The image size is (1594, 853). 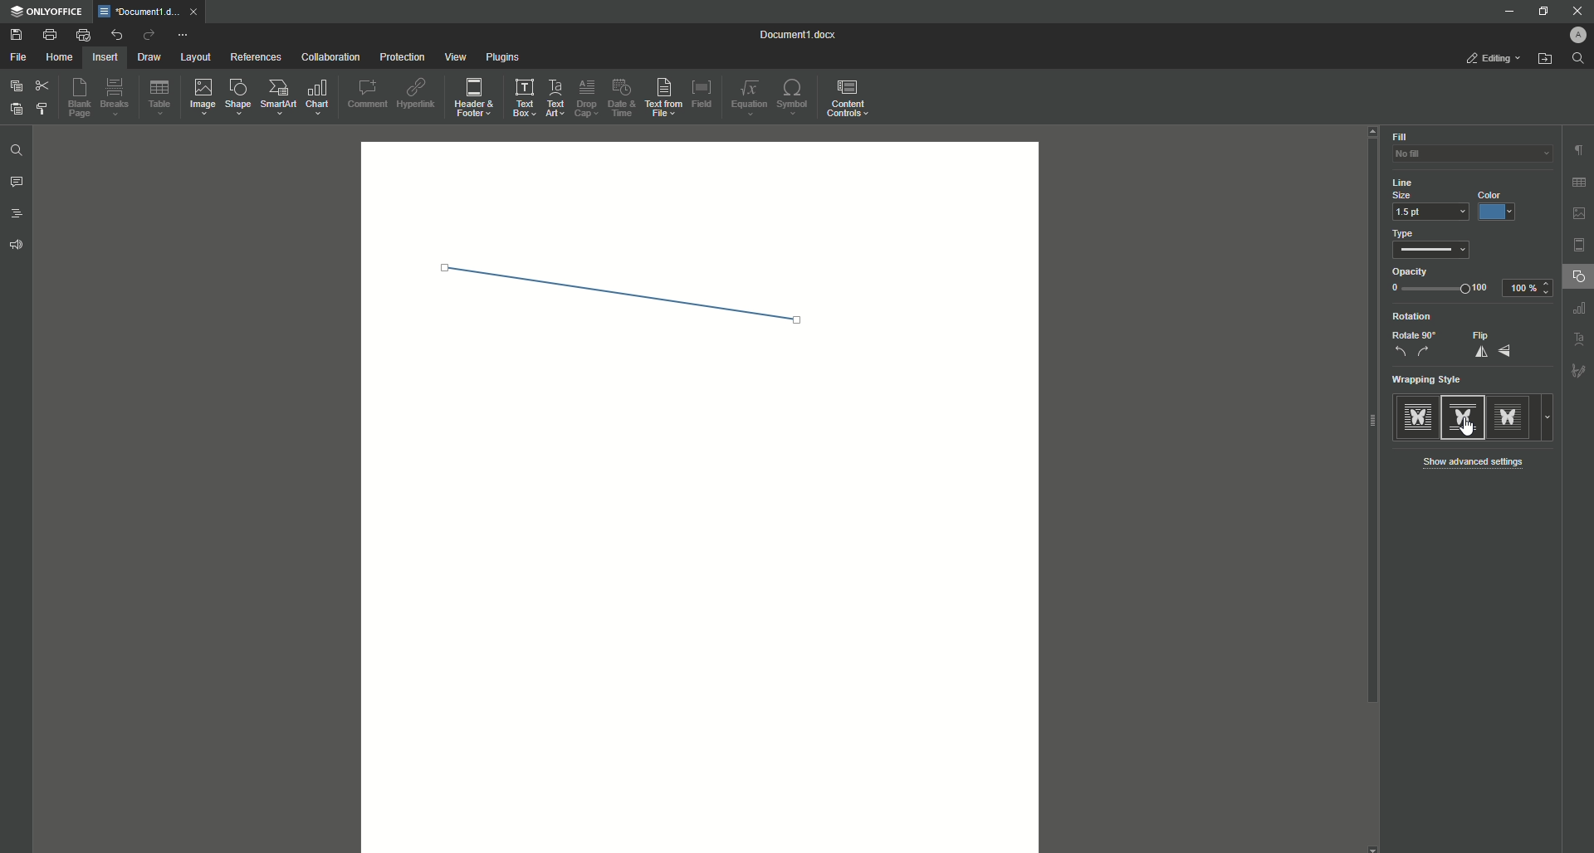 I want to click on Rotate 90%, so click(x=1413, y=344).